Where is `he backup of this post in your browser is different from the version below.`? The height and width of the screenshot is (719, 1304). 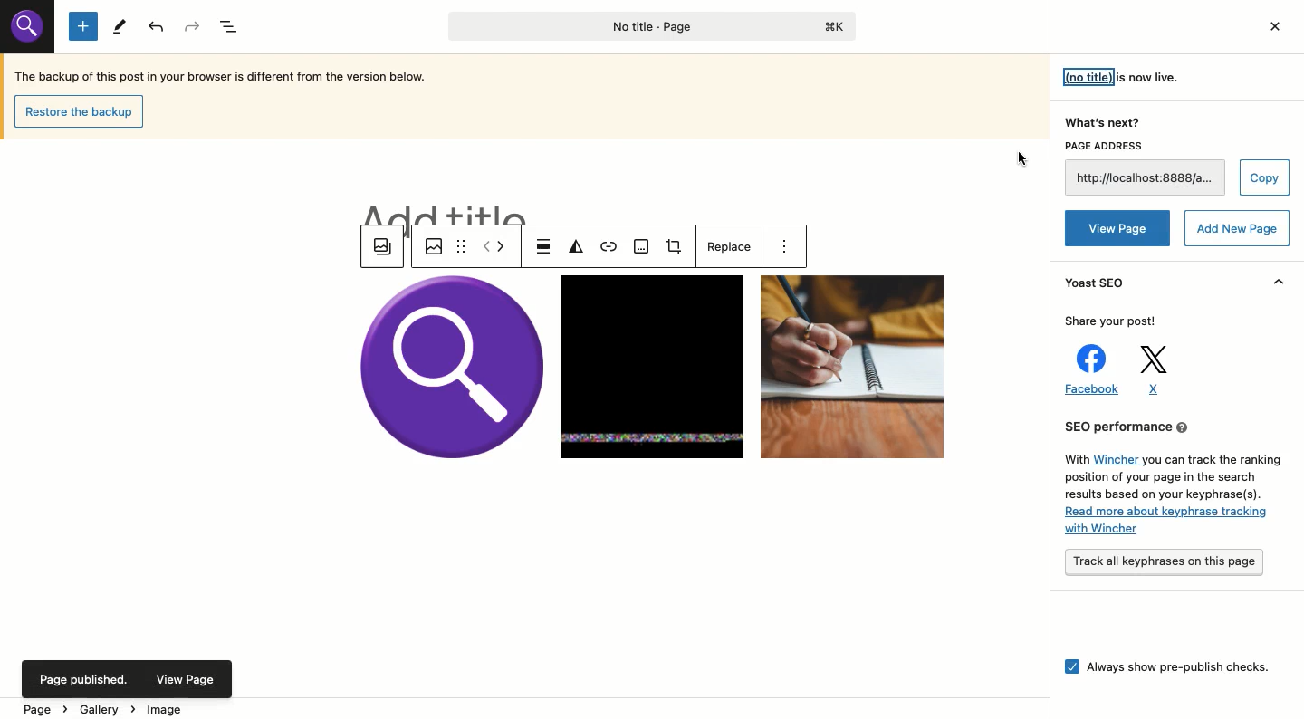
he backup of this post in your browser is different from the version below. is located at coordinates (234, 76).